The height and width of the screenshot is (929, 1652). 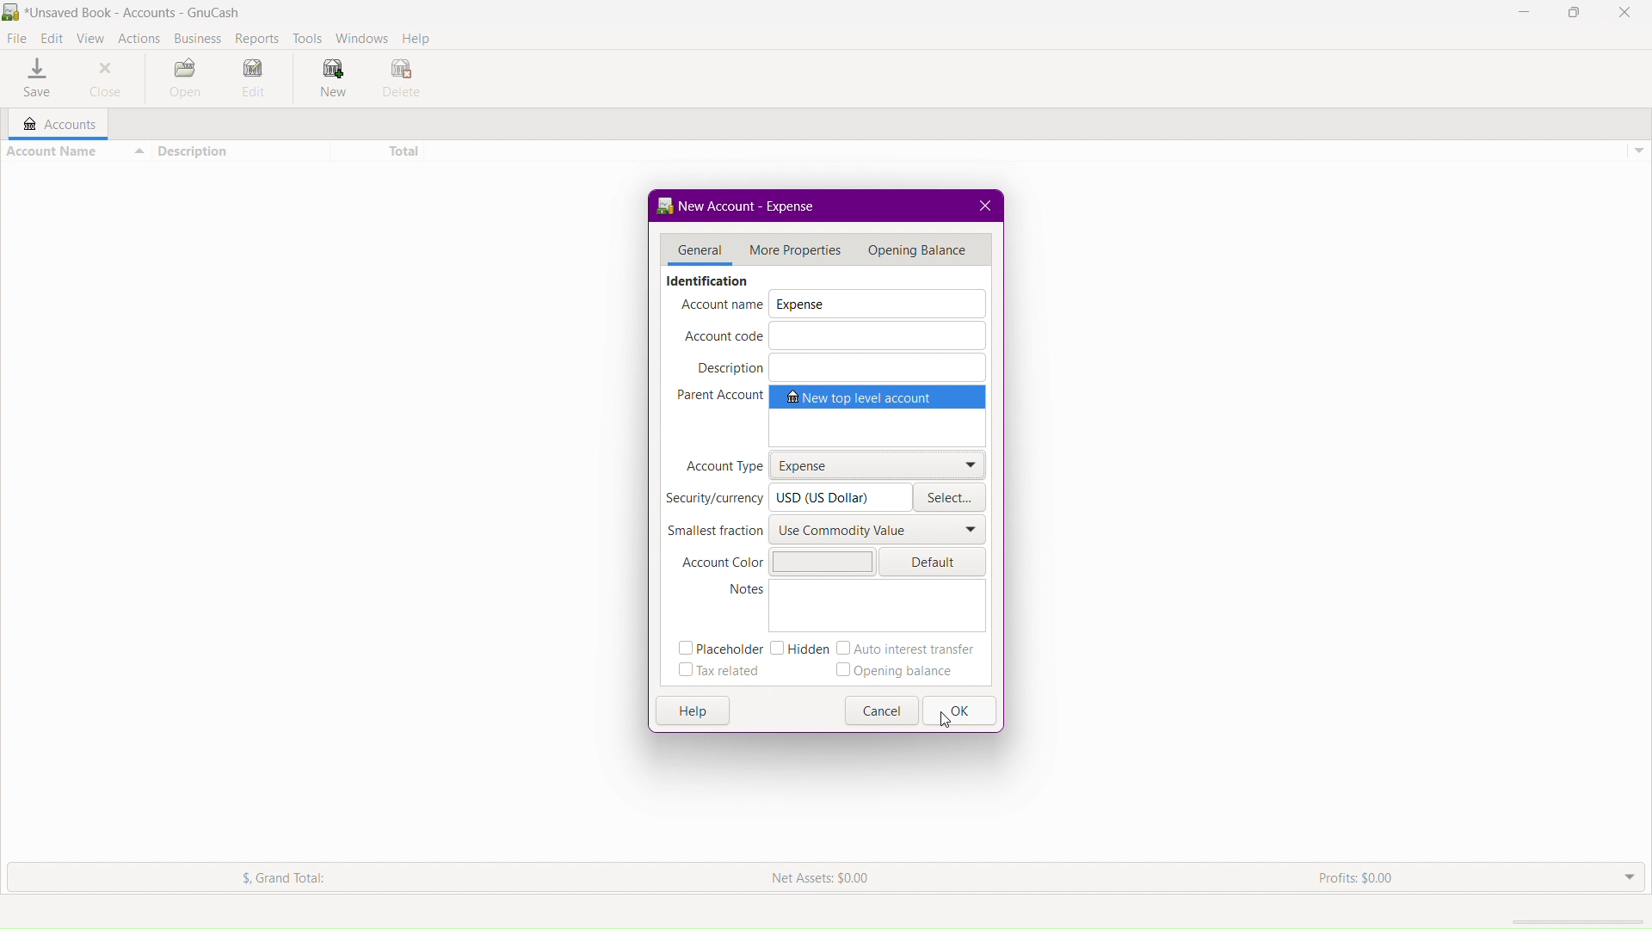 I want to click on Description, so click(x=837, y=366).